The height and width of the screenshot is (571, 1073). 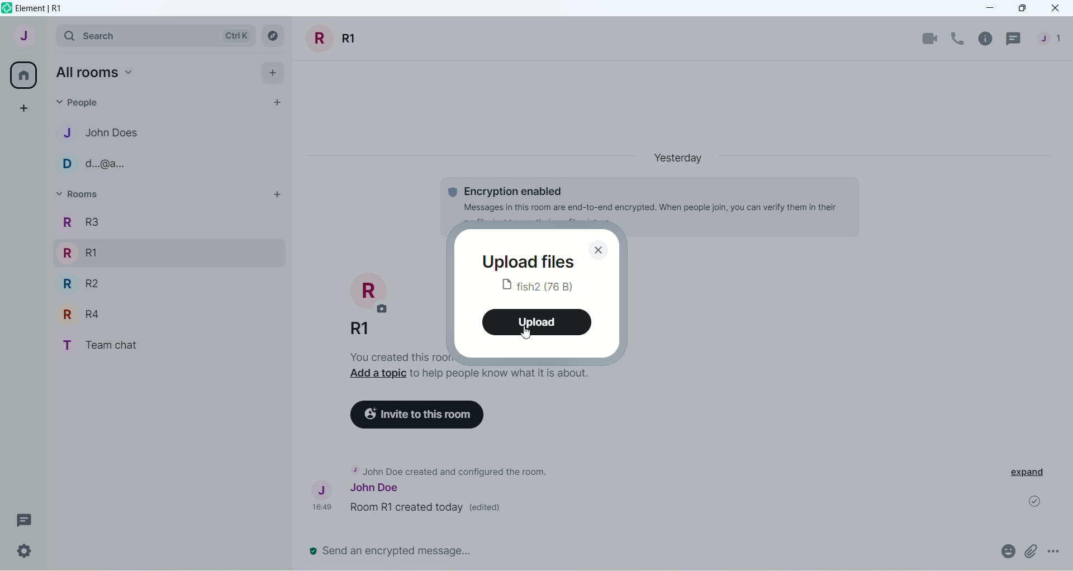 I want to click on time, so click(x=325, y=507).